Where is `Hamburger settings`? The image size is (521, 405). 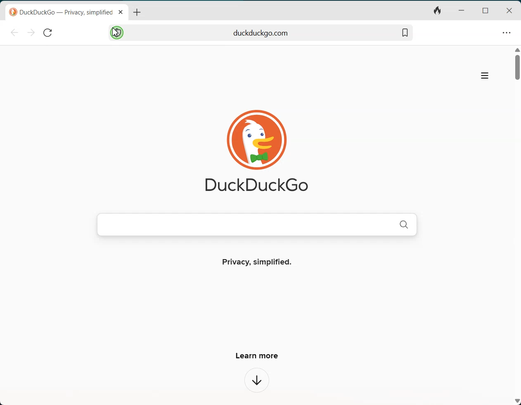 Hamburger settings is located at coordinates (485, 76).